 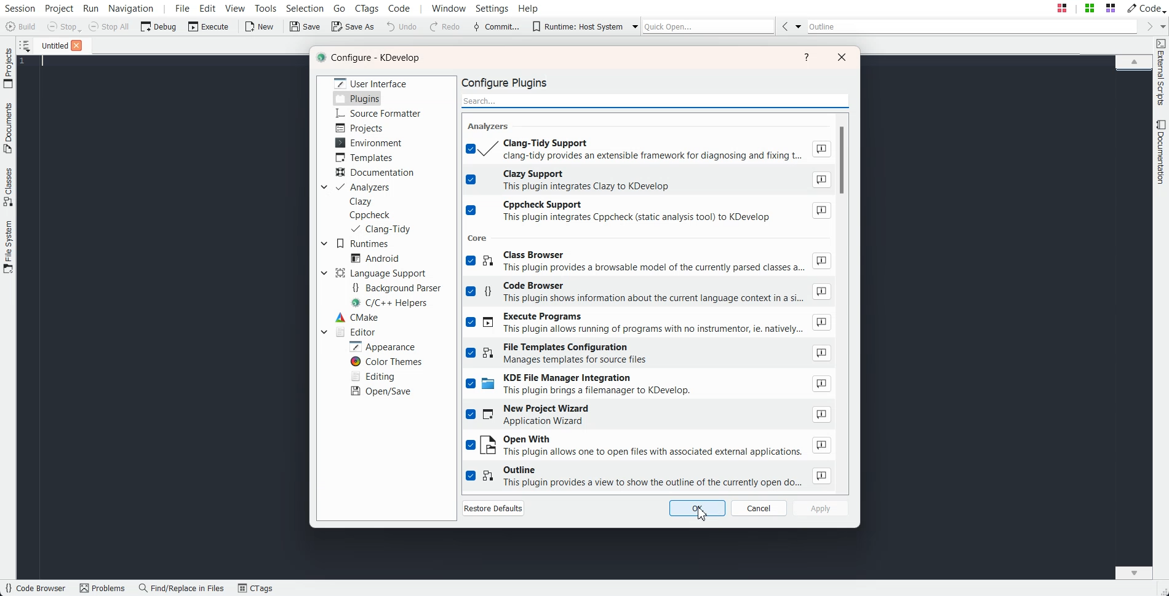 I want to click on File Overview, so click(x=1133, y=72).